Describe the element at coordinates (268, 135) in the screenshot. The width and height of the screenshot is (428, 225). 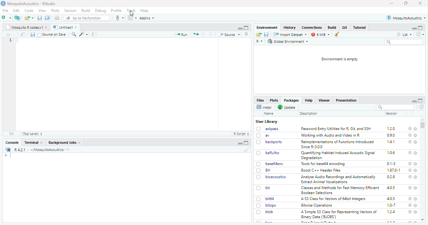
I see `av` at that location.